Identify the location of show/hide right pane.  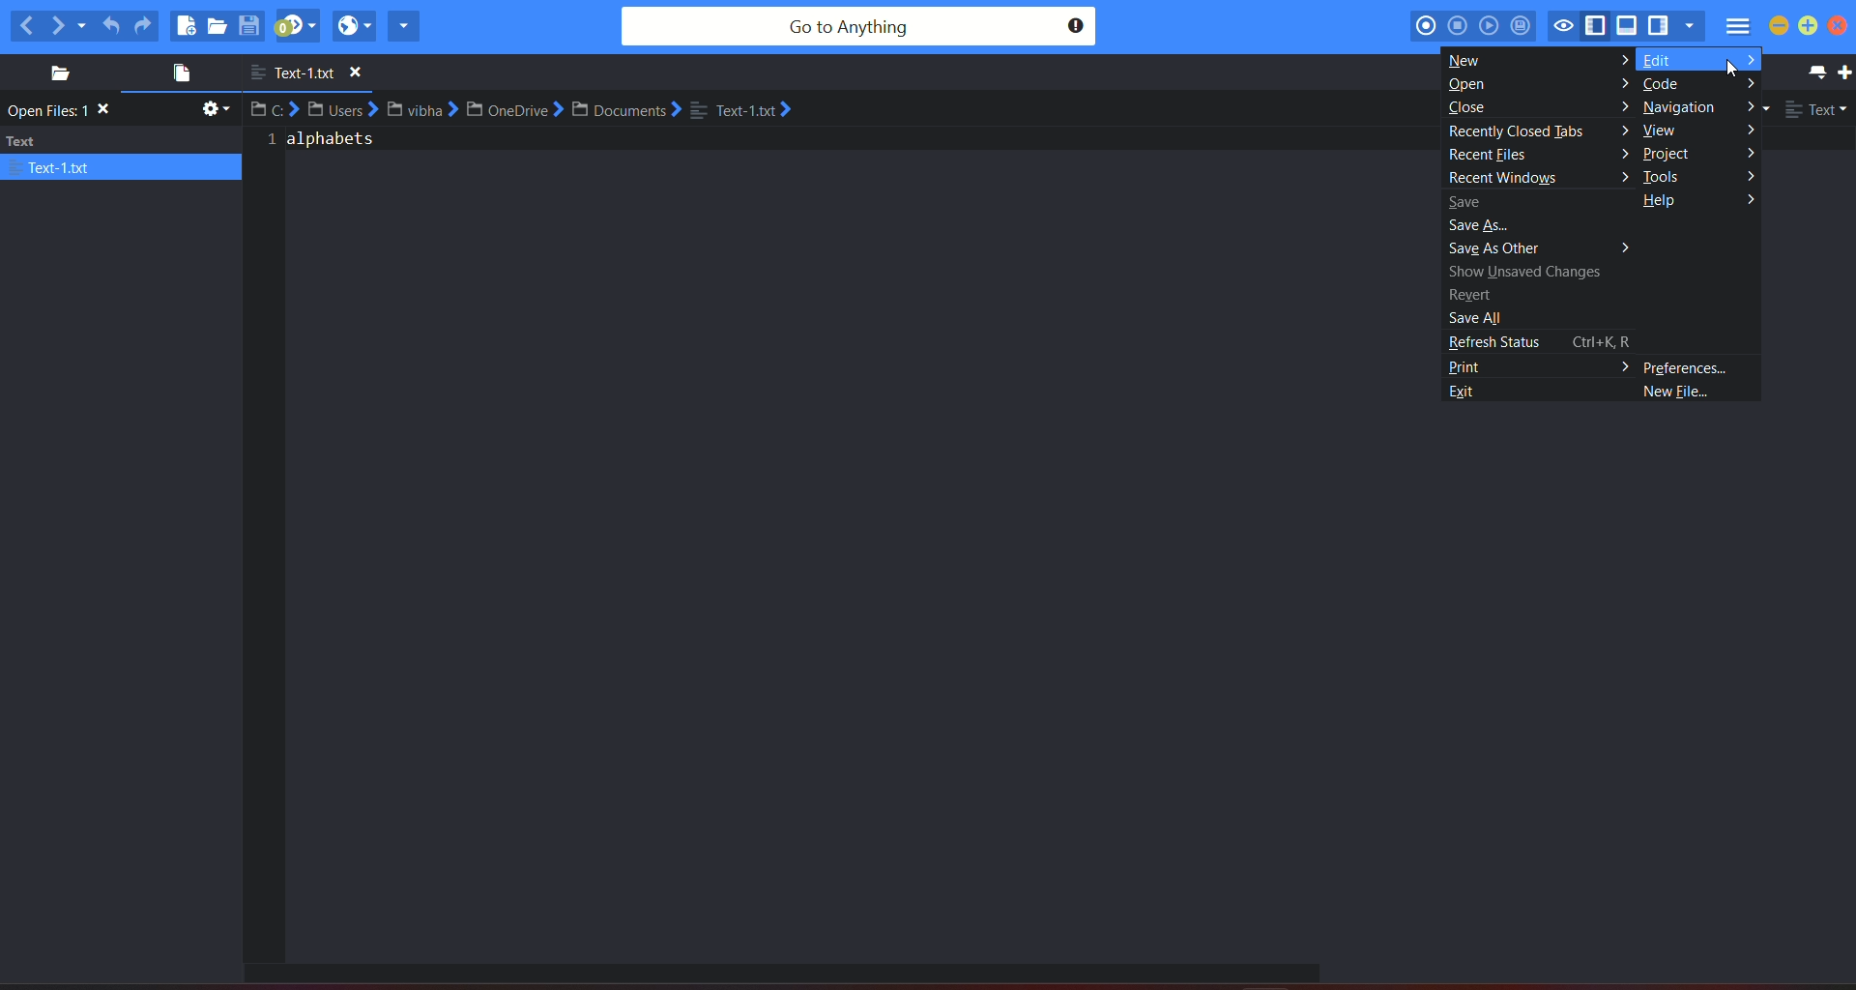
(1658, 28).